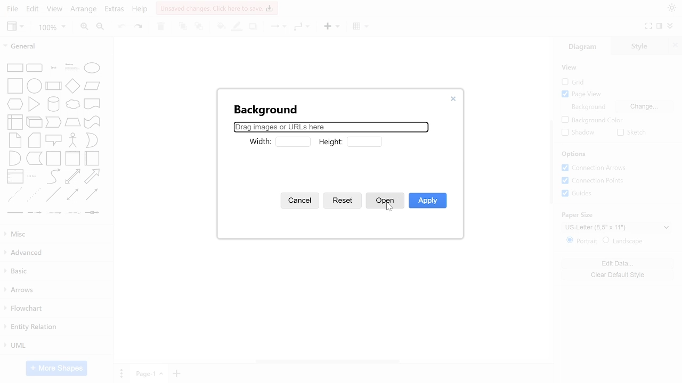 The width and height of the screenshot is (682, 383). I want to click on general shapes, so click(52, 139).